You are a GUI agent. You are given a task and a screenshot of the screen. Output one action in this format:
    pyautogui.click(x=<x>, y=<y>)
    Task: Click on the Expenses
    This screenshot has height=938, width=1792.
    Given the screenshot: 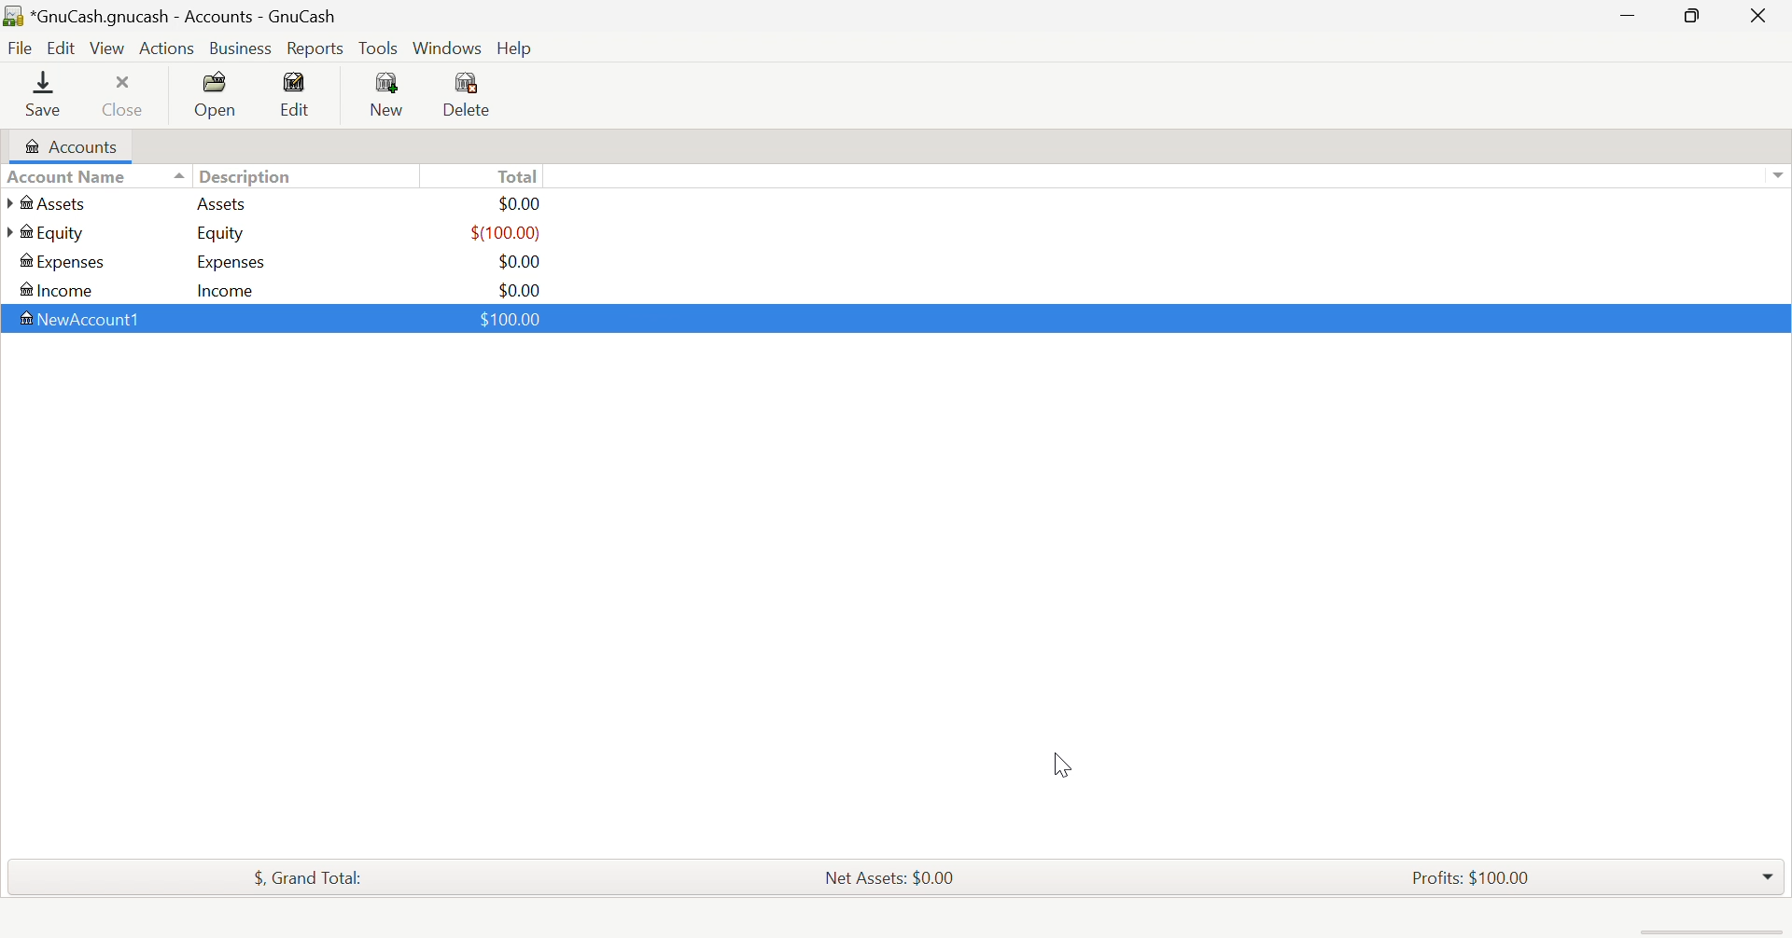 What is the action you would take?
    pyautogui.click(x=229, y=261)
    